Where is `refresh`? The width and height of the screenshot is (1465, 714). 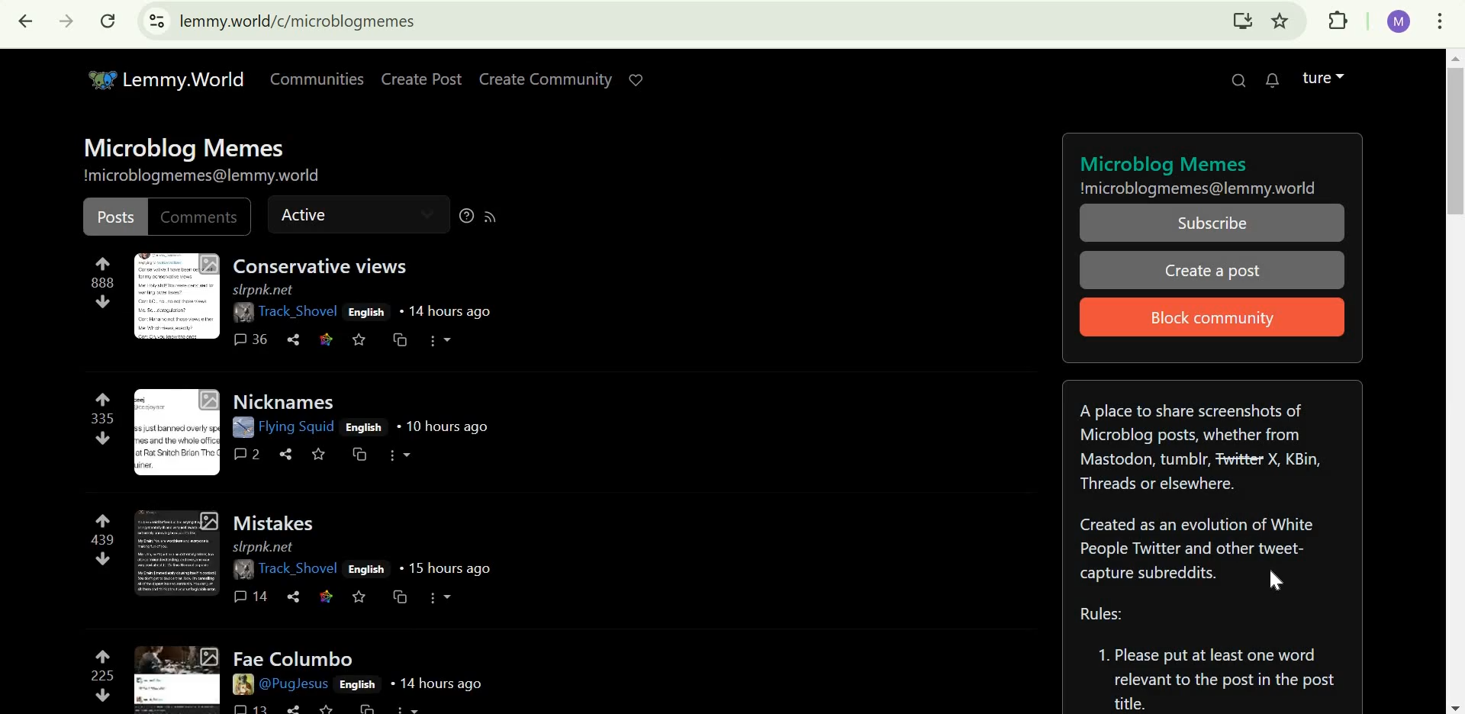
refresh is located at coordinates (109, 21).